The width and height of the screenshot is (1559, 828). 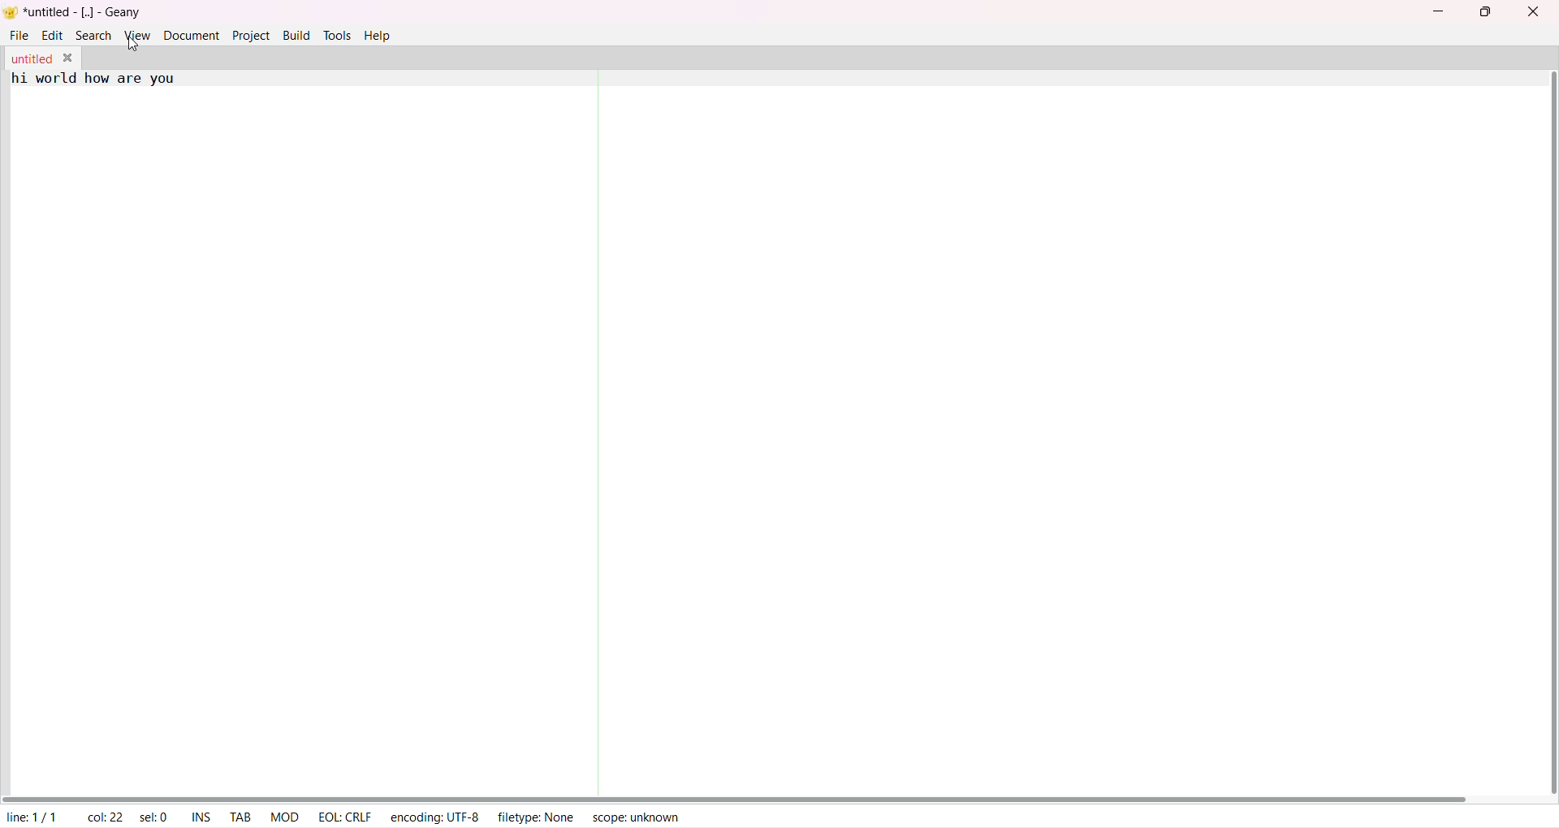 What do you see at coordinates (252, 35) in the screenshot?
I see `project` at bounding box center [252, 35].